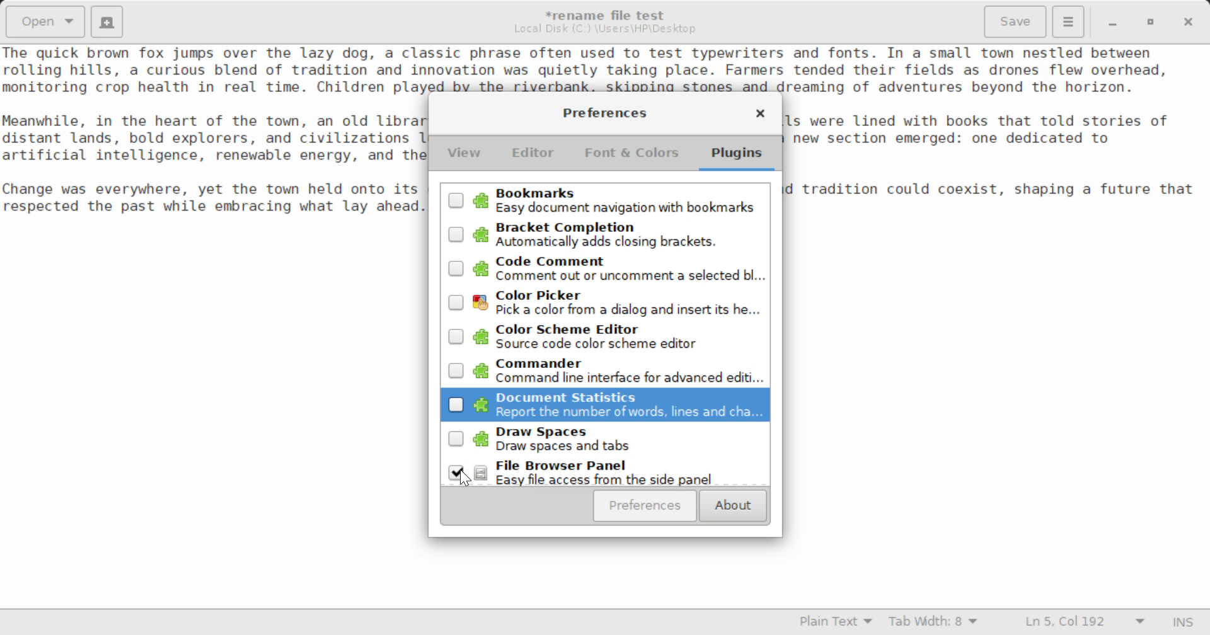 The height and width of the screenshot is (635, 1210). What do you see at coordinates (464, 156) in the screenshot?
I see `View Tab` at bounding box center [464, 156].